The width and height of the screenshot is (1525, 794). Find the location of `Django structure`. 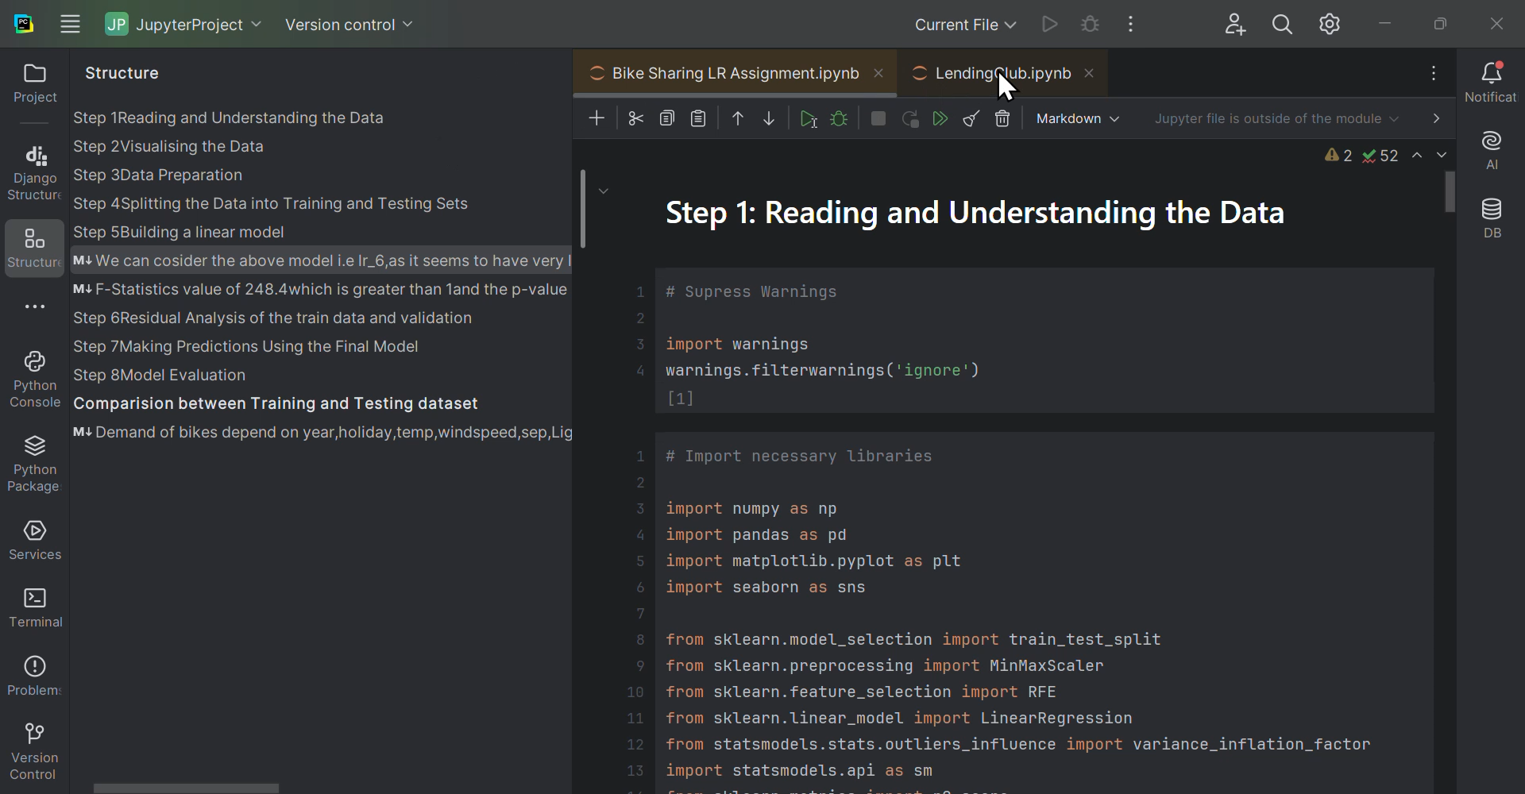

Django structure is located at coordinates (33, 171).